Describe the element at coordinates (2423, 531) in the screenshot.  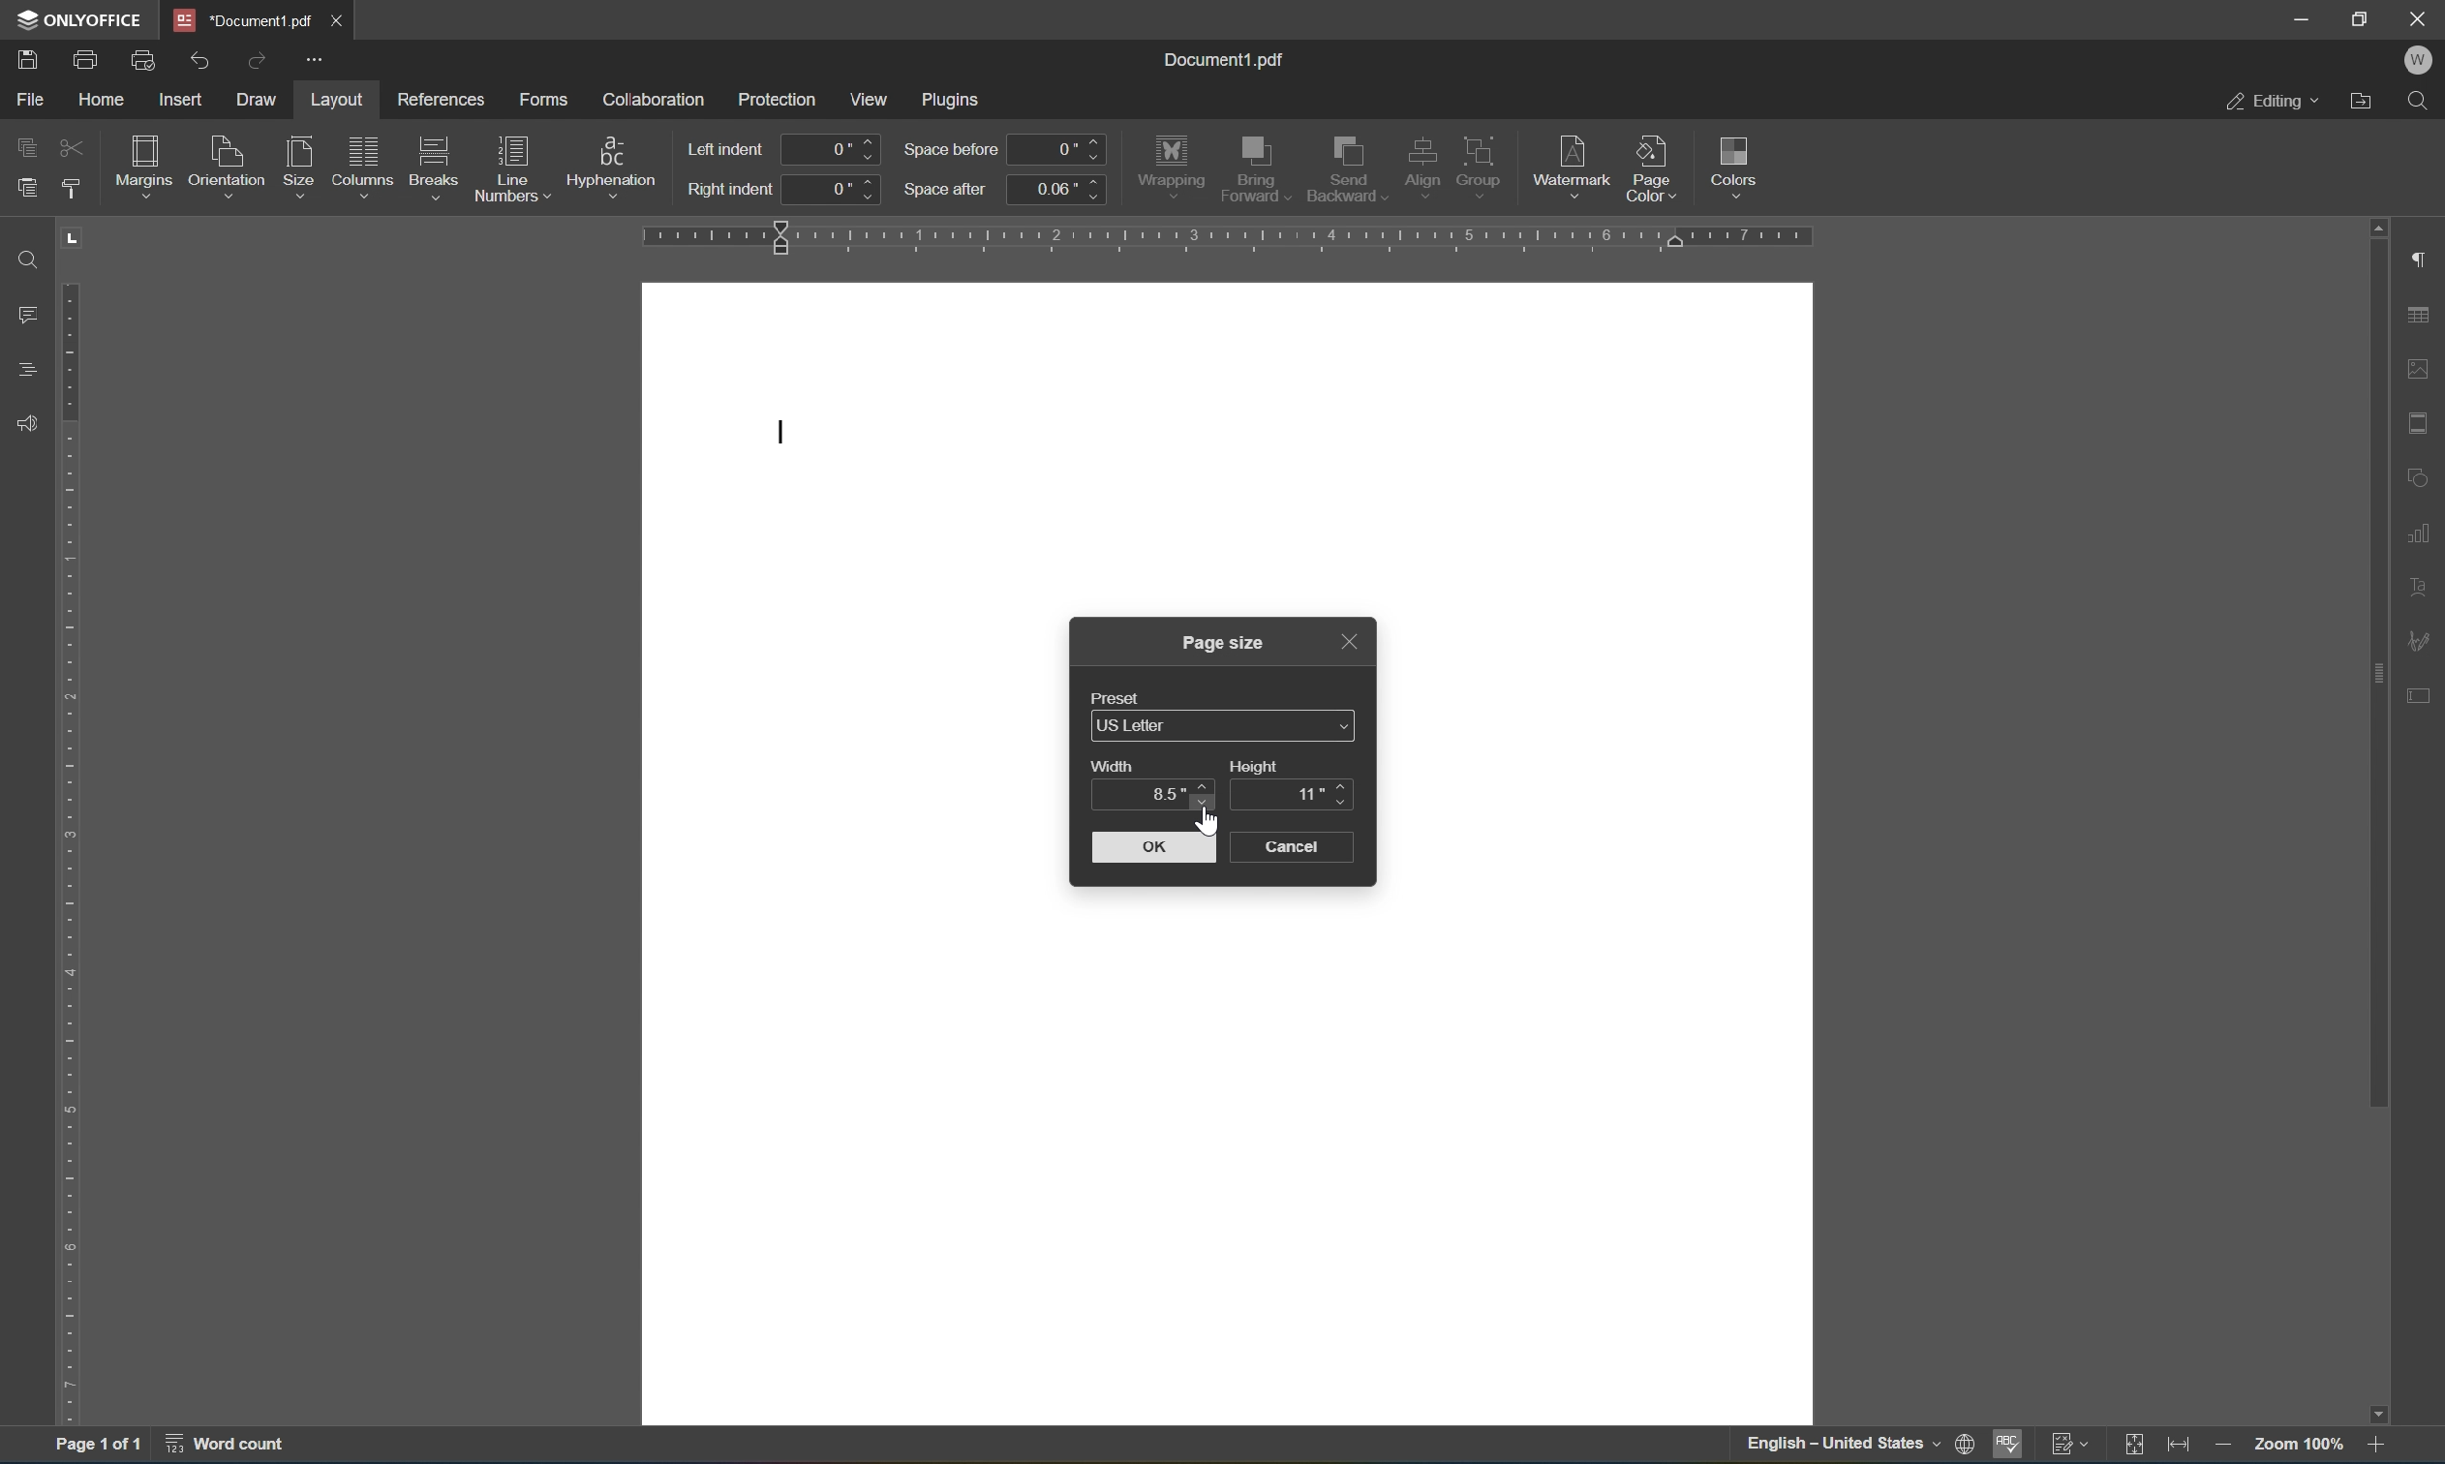
I see `chart settings` at that location.